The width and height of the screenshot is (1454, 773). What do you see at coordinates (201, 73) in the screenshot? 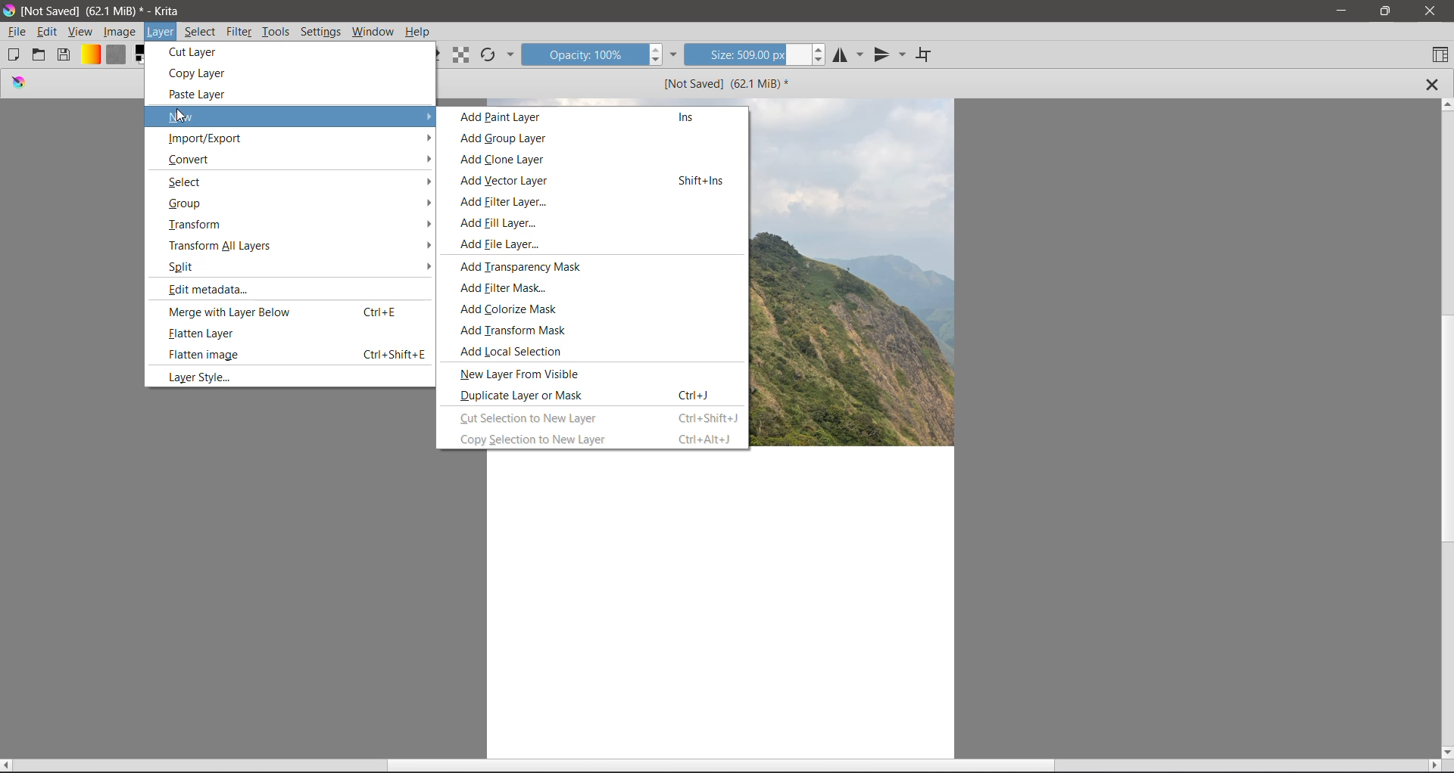
I see `Copy Layer` at bounding box center [201, 73].